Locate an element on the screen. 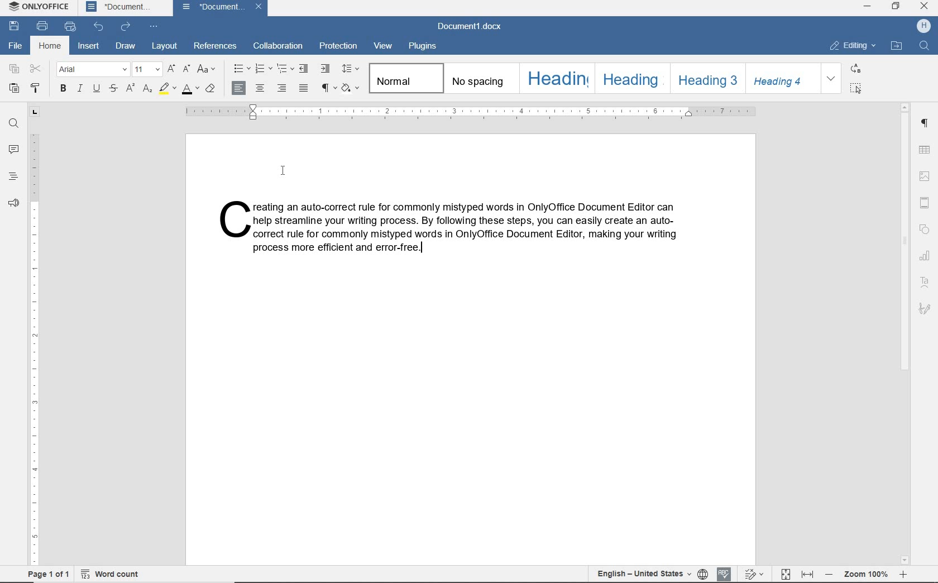  WORD COUNT is located at coordinates (113, 573).